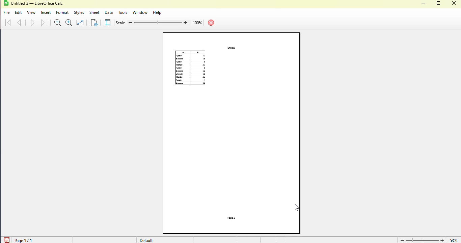 Image resolution: width=461 pixels, height=243 pixels. I want to click on view, so click(31, 12).